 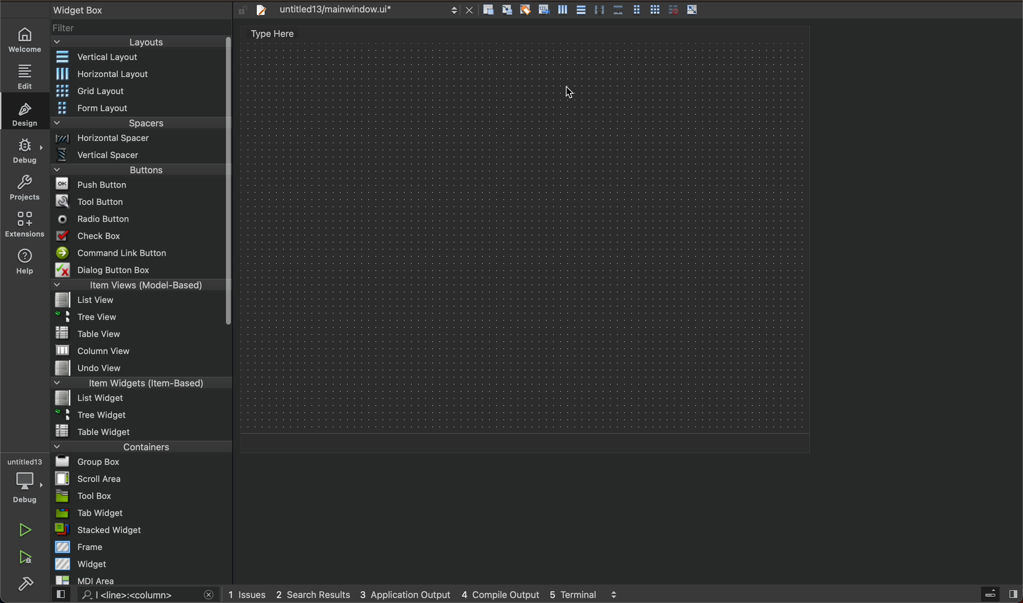 I want to click on stacked widget, so click(x=139, y=531).